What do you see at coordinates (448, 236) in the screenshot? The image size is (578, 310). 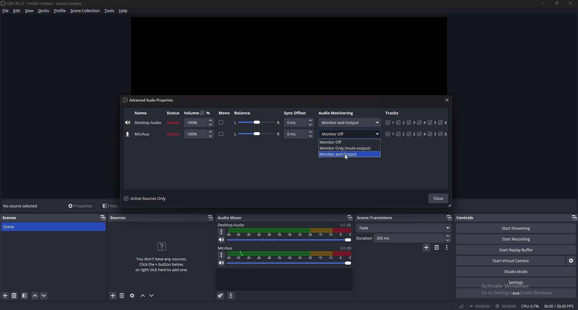 I see `increase duration` at bounding box center [448, 236].